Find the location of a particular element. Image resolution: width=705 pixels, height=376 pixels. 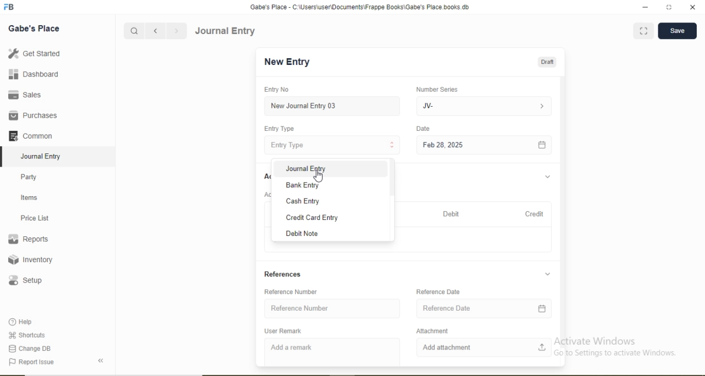

Dropdown is located at coordinates (547, 274).